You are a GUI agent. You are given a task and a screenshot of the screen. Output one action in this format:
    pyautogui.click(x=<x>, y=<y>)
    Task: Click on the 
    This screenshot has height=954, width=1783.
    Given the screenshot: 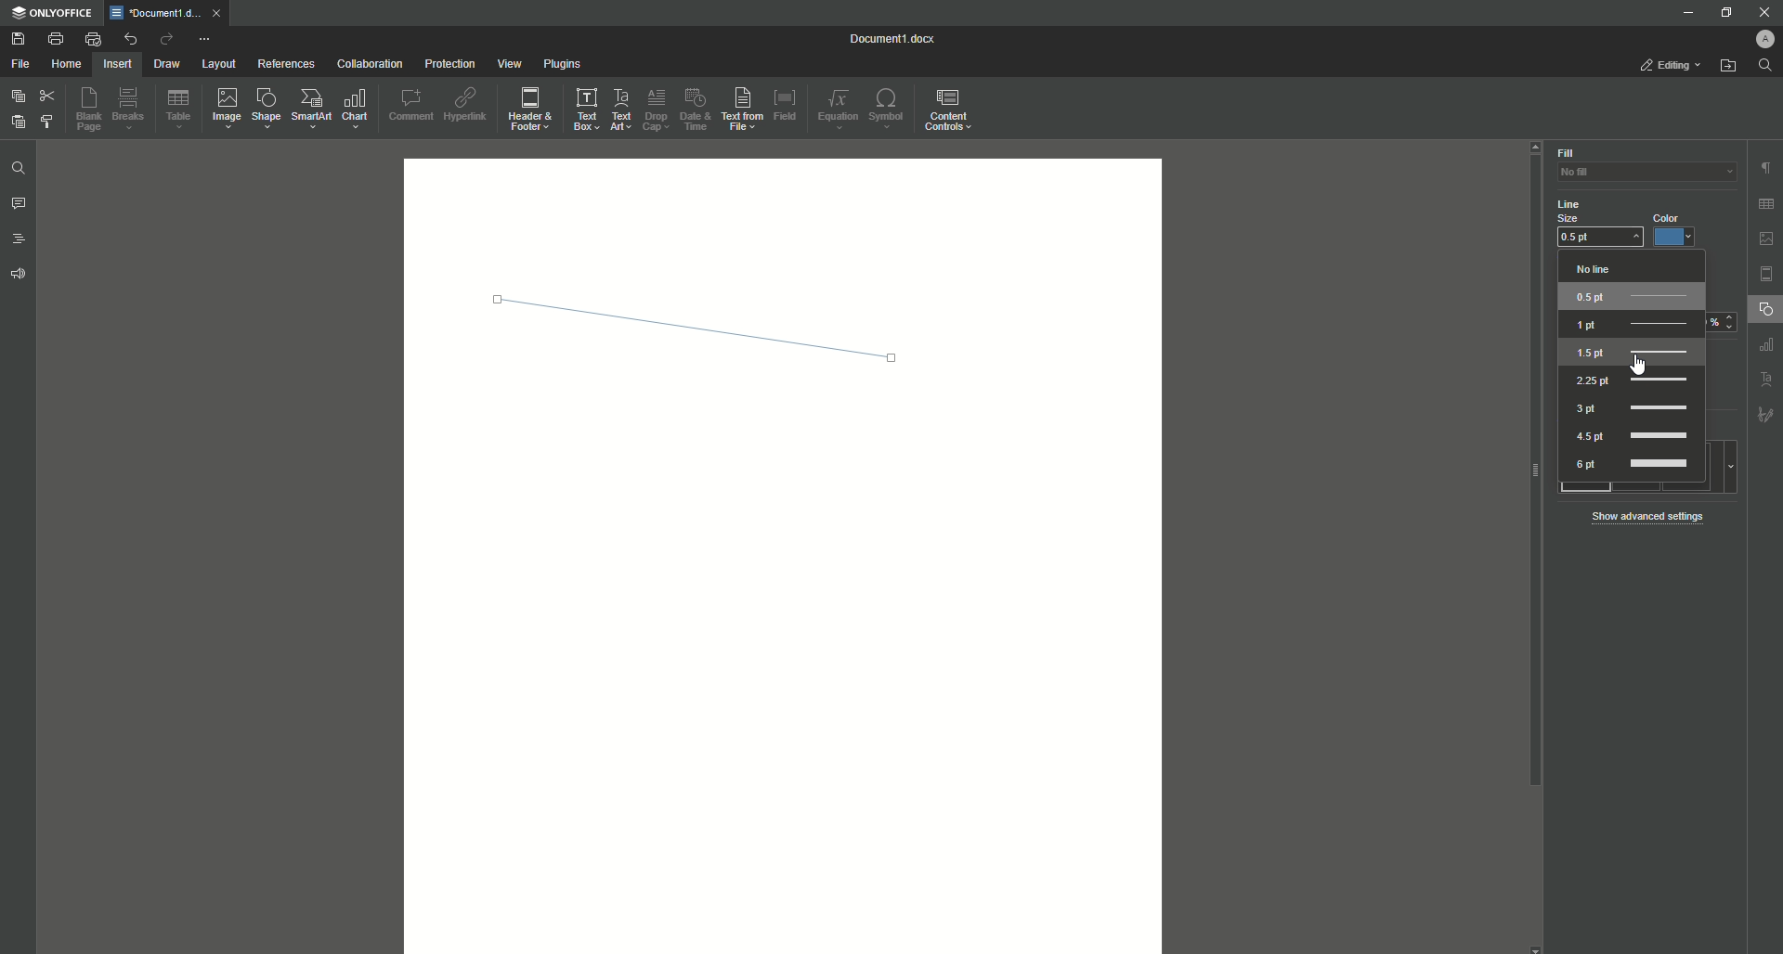 What is the action you would take?
    pyautogui.click(x=1761, y=380)
    